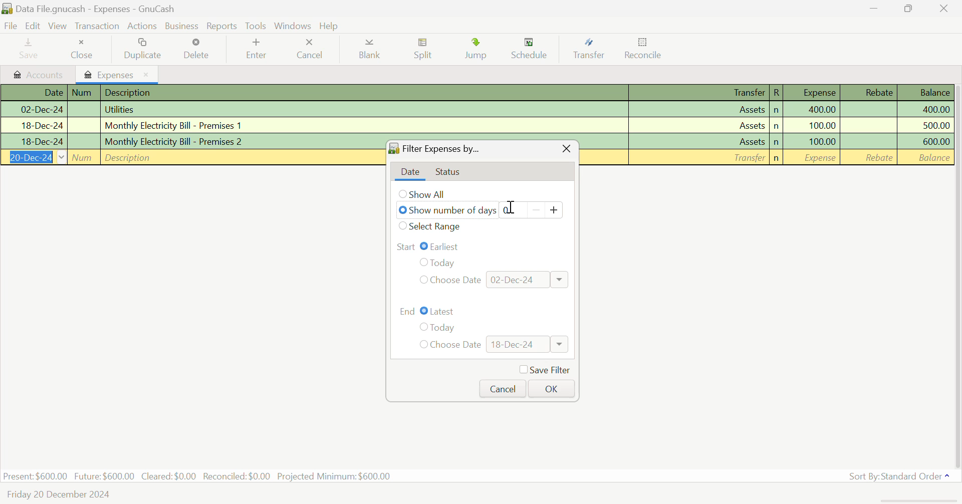  What do you see at coordinates (821, 109) in the screenshot?
I see `Amount` at bounding box center [821, 109].